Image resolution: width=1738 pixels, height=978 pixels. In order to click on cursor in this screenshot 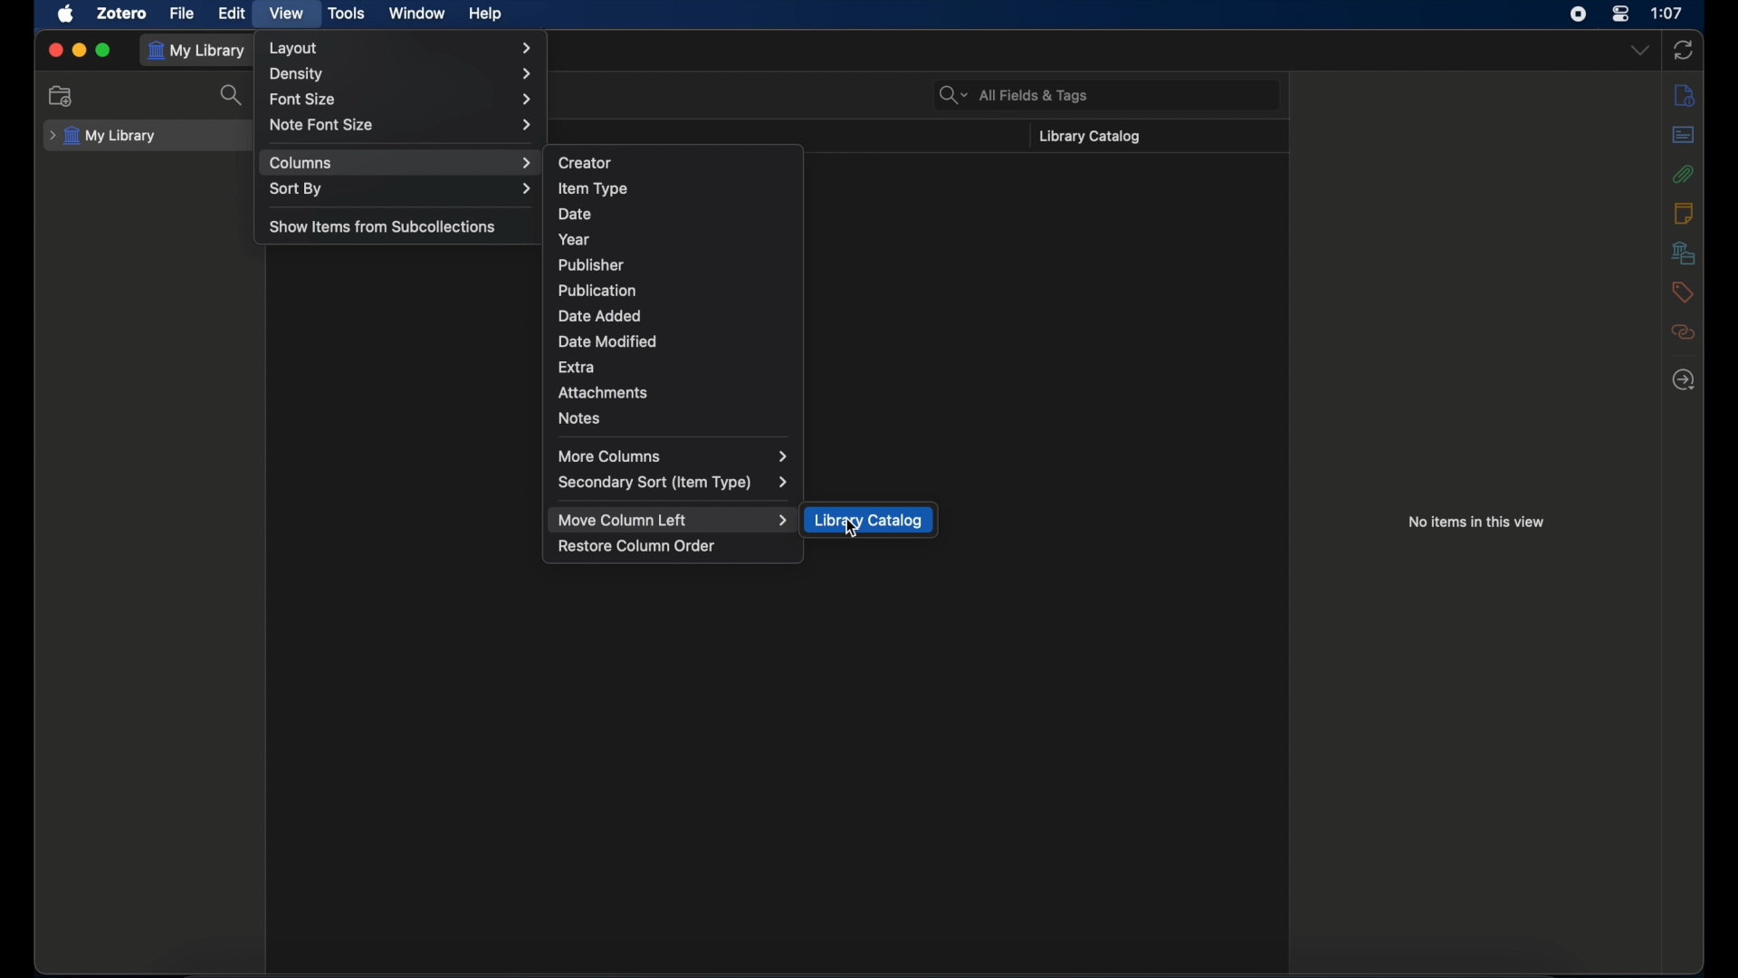, I will do `click(855, 531)`.